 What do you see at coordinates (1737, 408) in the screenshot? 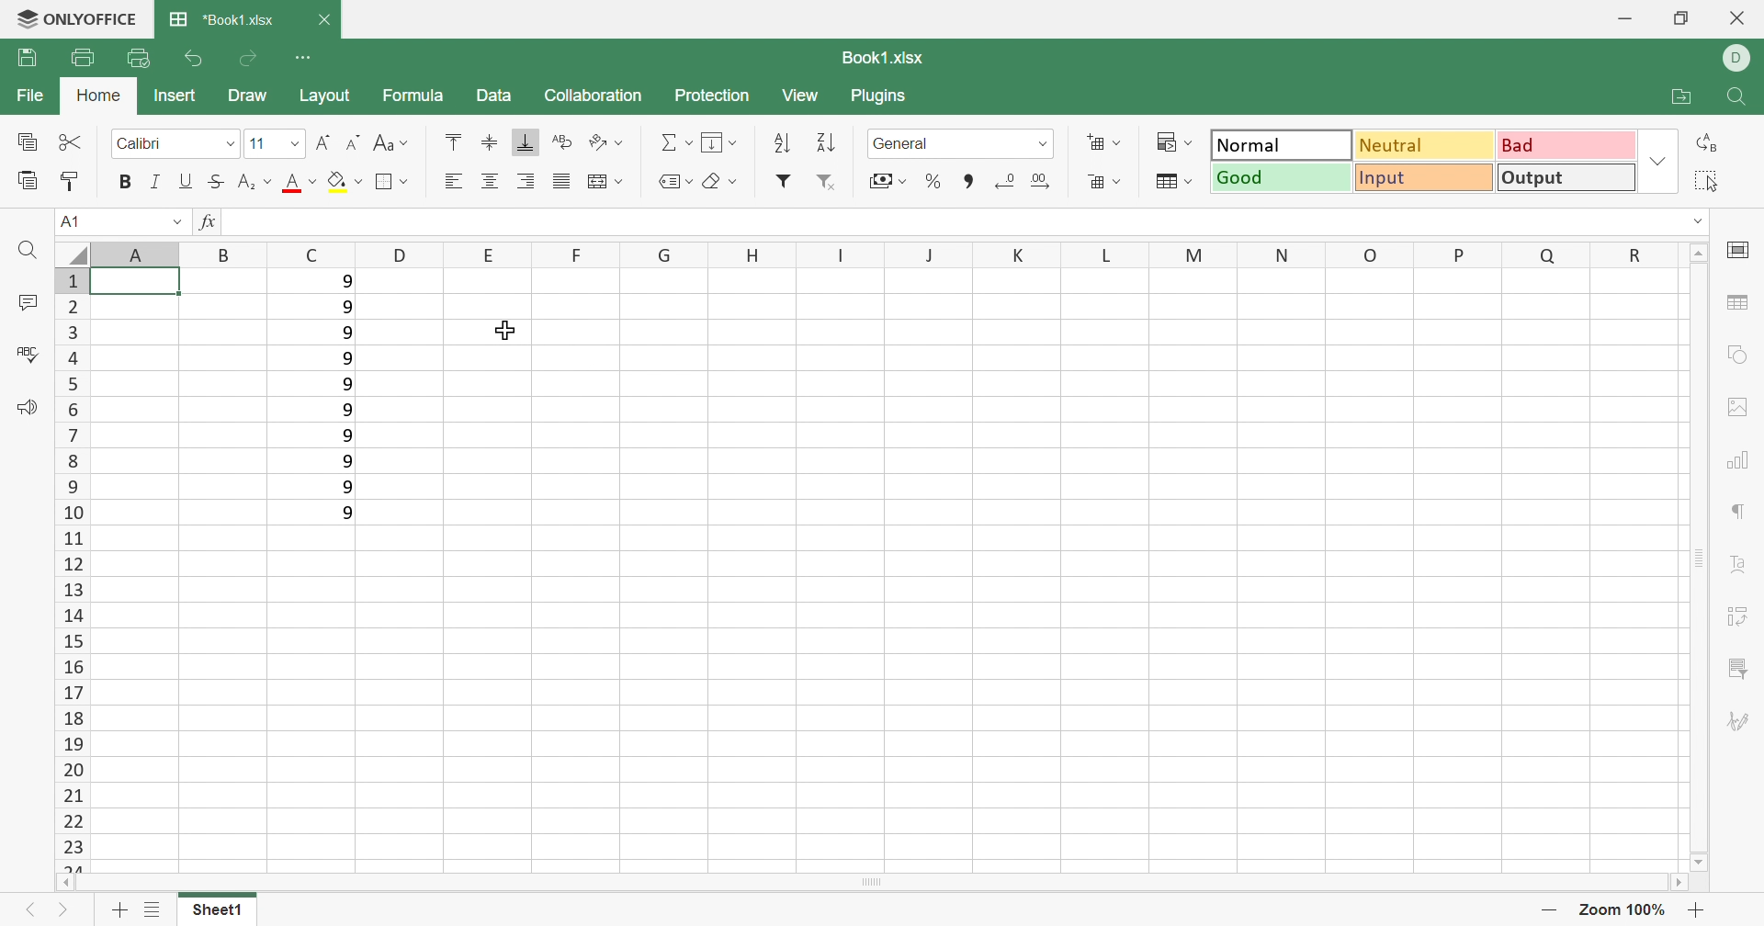
I see `Image settings` at bounding box center [1737, 408].